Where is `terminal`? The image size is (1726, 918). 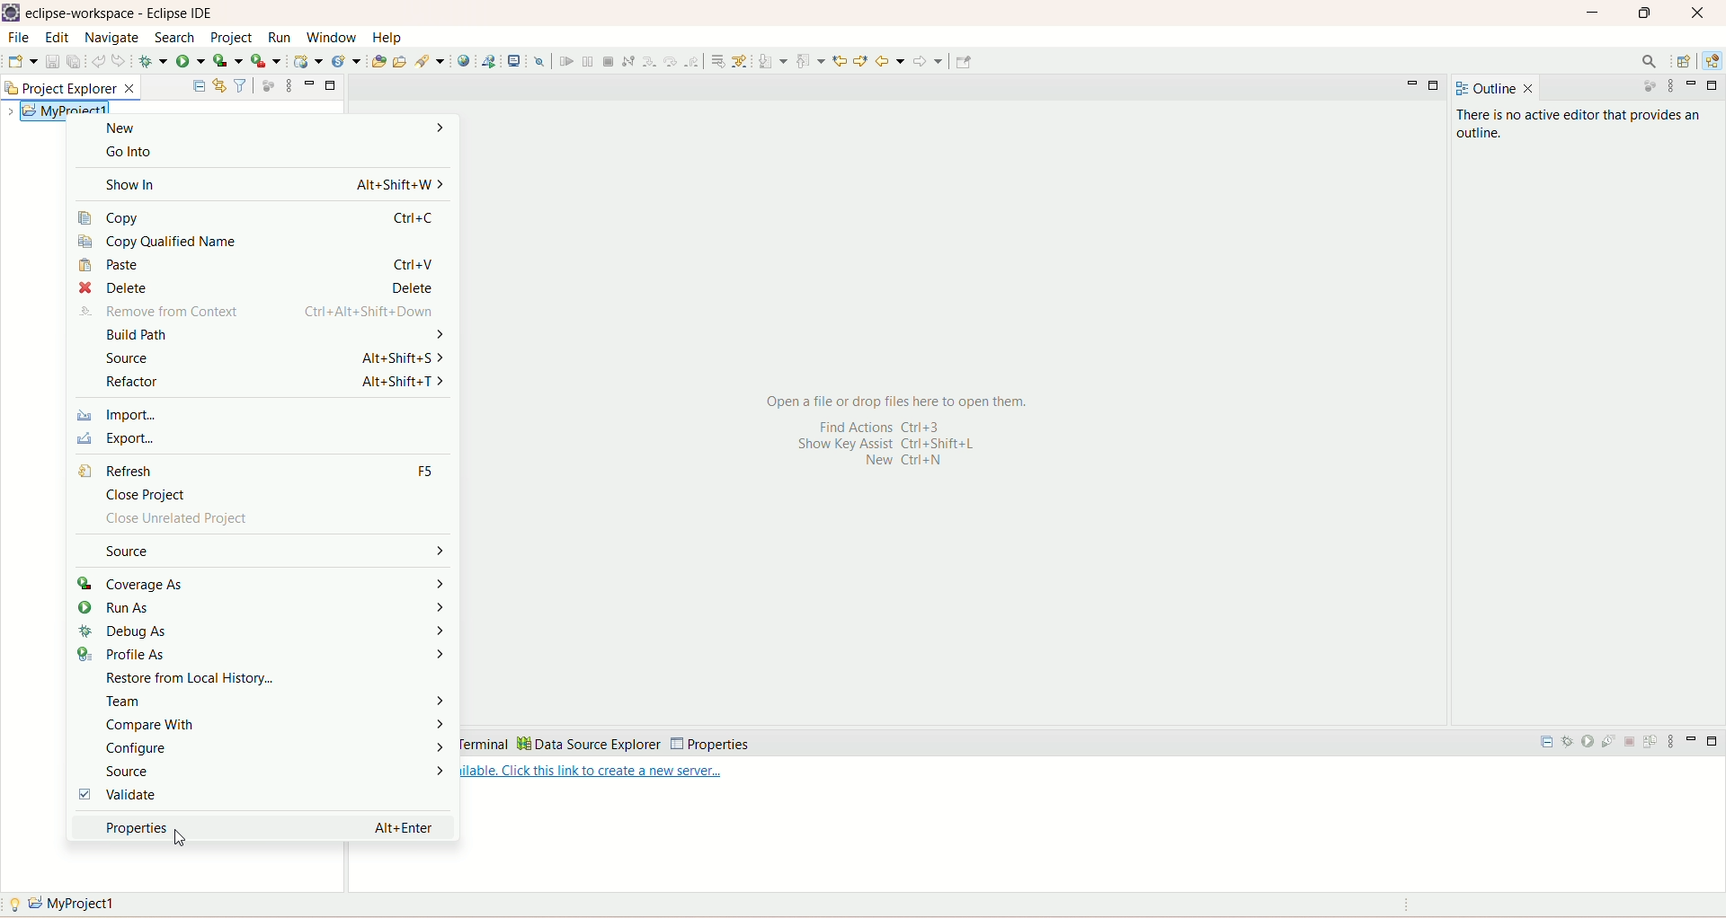 terminal is located at coordinates (482, 744).